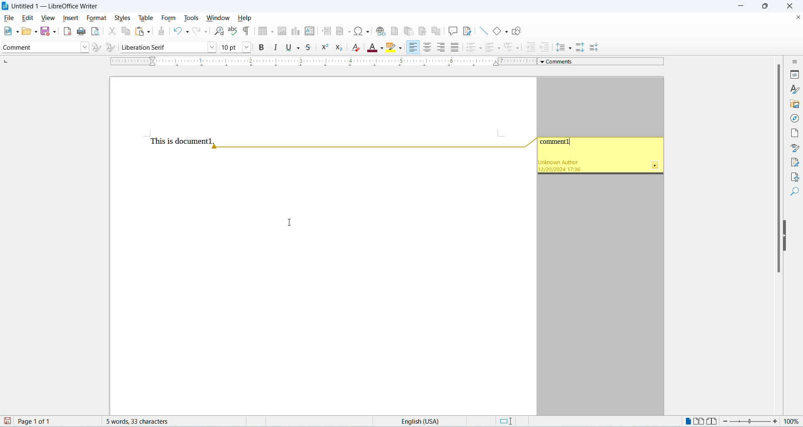 The height and width of the screenshot is (427, 803). Describe the element at coordinates (793, 6) in the screenshot. I see `close` at that location.